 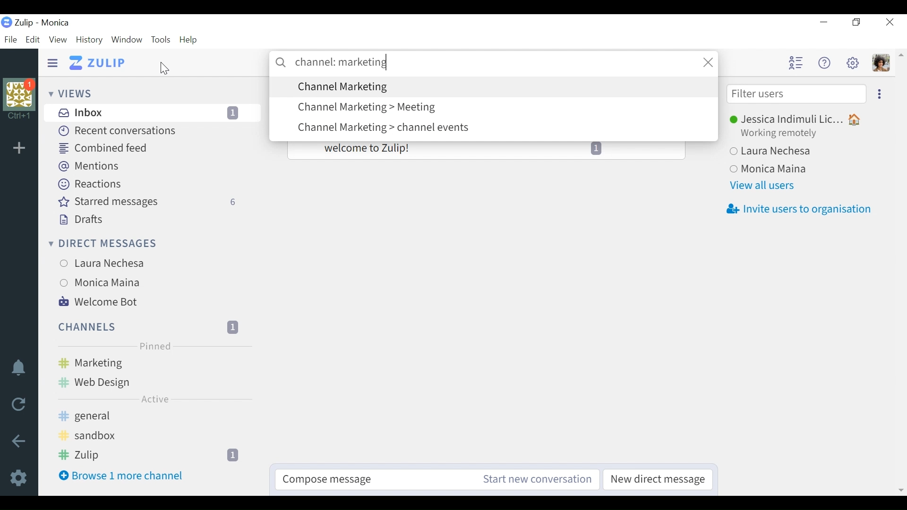 What do you see at coordinates (12, 40) in the screenshot?
I see `File` at bounding box center [12, 40].